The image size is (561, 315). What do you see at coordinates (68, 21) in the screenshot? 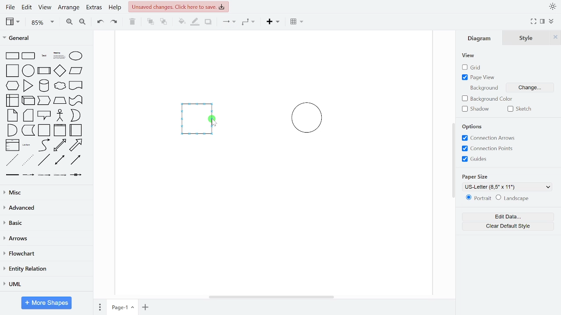
I see `zoom in` at bounding box center [68, 21].